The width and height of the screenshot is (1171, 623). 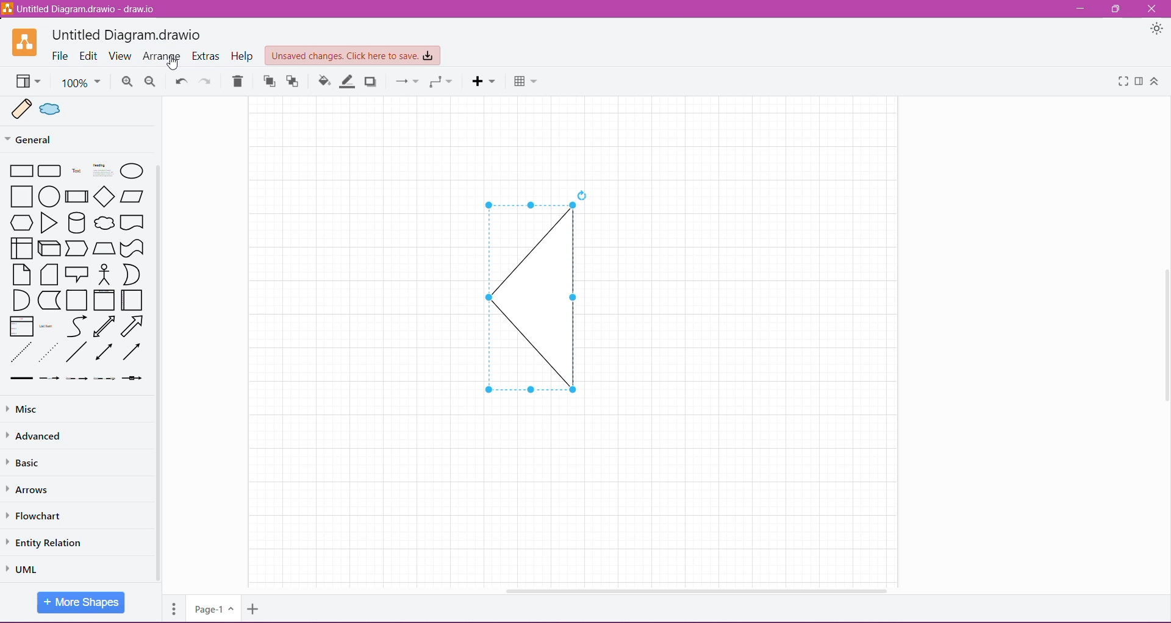 I want to click on More Shapes, so click(x=82, y=602).